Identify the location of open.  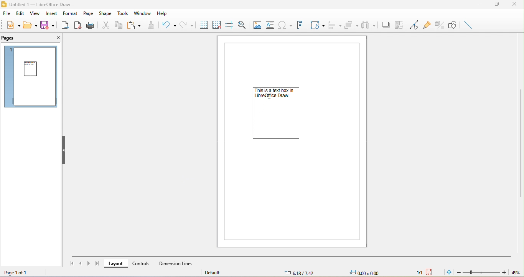
(30, 25).